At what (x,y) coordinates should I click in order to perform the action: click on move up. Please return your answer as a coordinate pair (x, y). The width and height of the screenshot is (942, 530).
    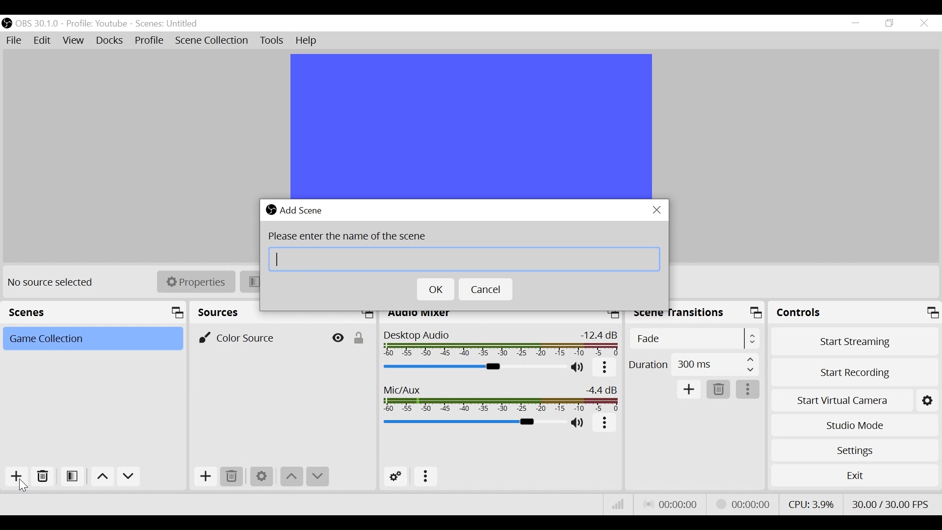
    Looking at the image, I should click on (101, 477).